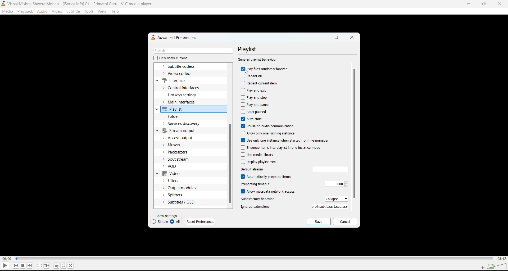 The image size is (508, 271). What do you see at coordinates (26, 12) in the screenshot?
I see `playback` at bounding box center [26, 12].